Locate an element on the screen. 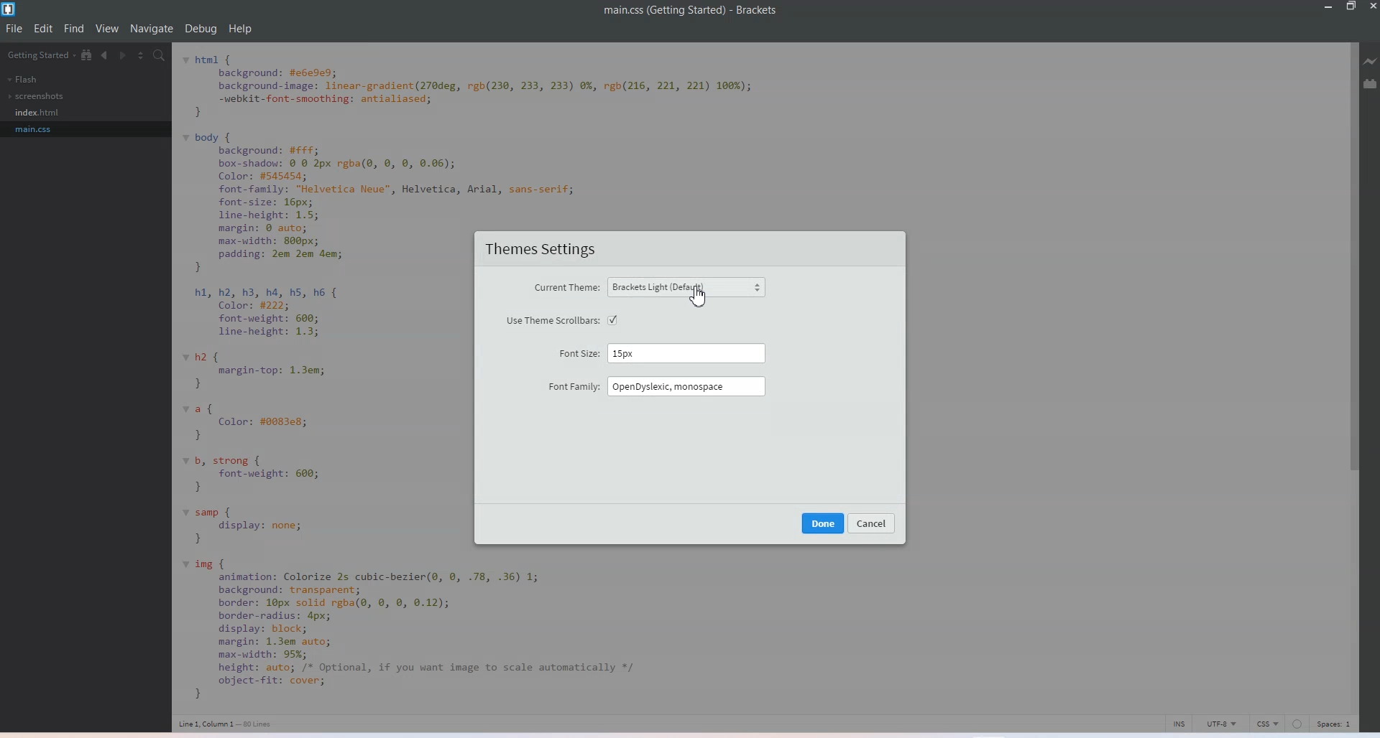 Image resolution: width=1380 pixels, height=738 pixels. Line 1, column 1 - 80 lines is located at coordinates (226, 724).